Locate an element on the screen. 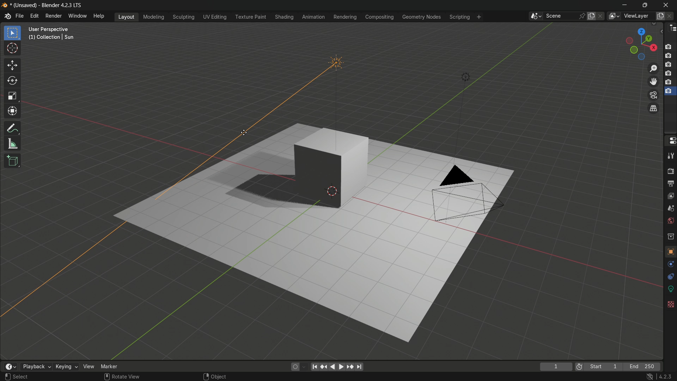 The width and height of the screenshot is (677, 381). auto keyframing is located at coordinates (304, 367).